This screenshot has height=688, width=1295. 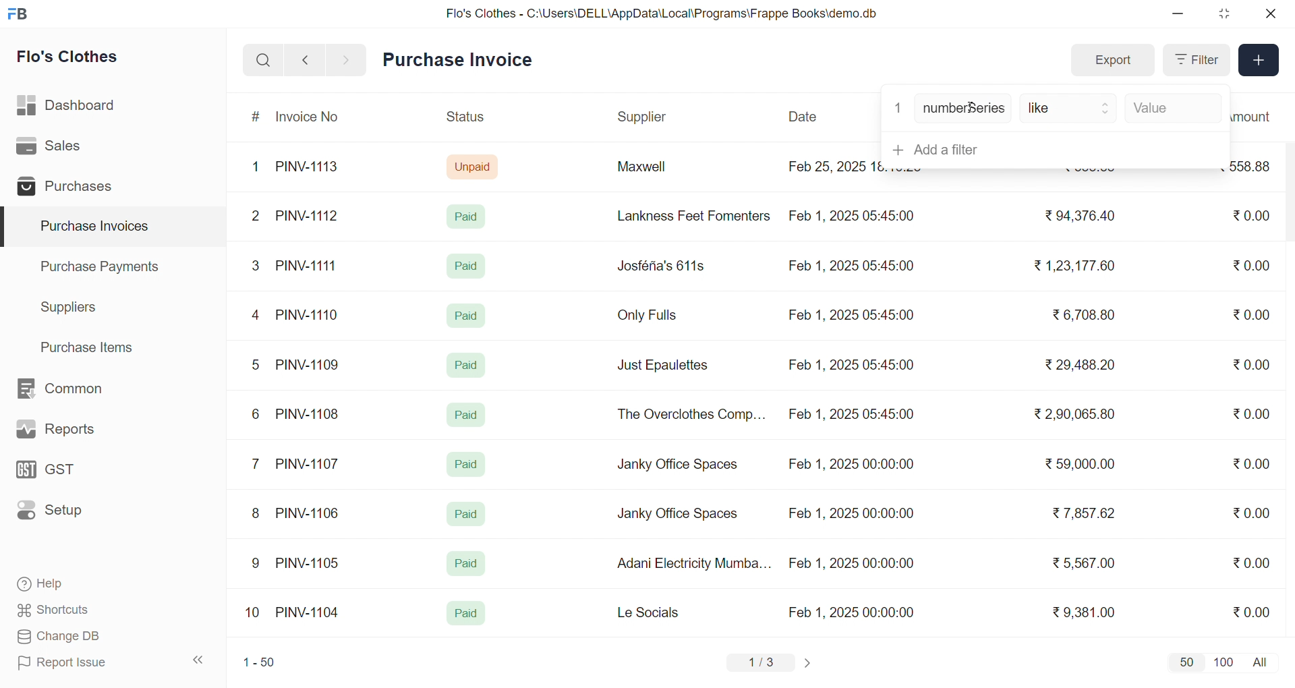 I want to click on 7, so click(x=258, y=463).